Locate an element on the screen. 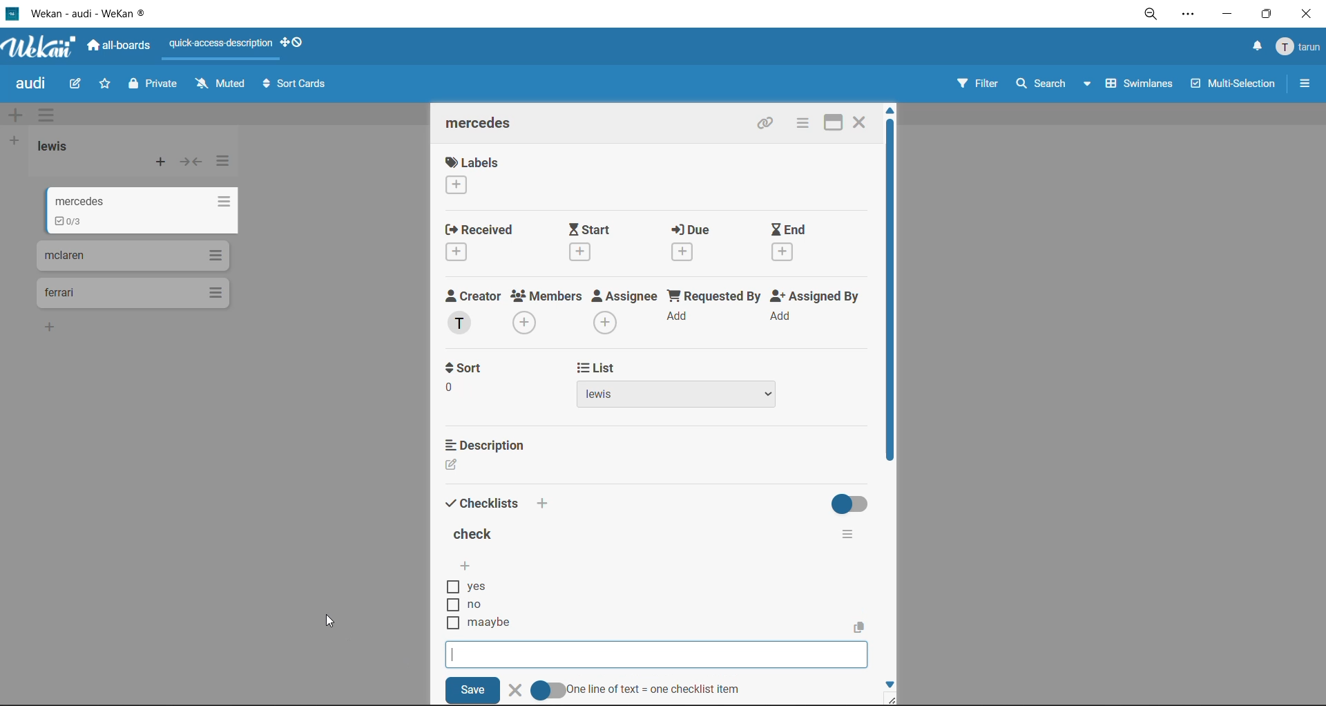 The height and width of the screenshot is (706, 1326). filter is located at coordinates (982, 85).